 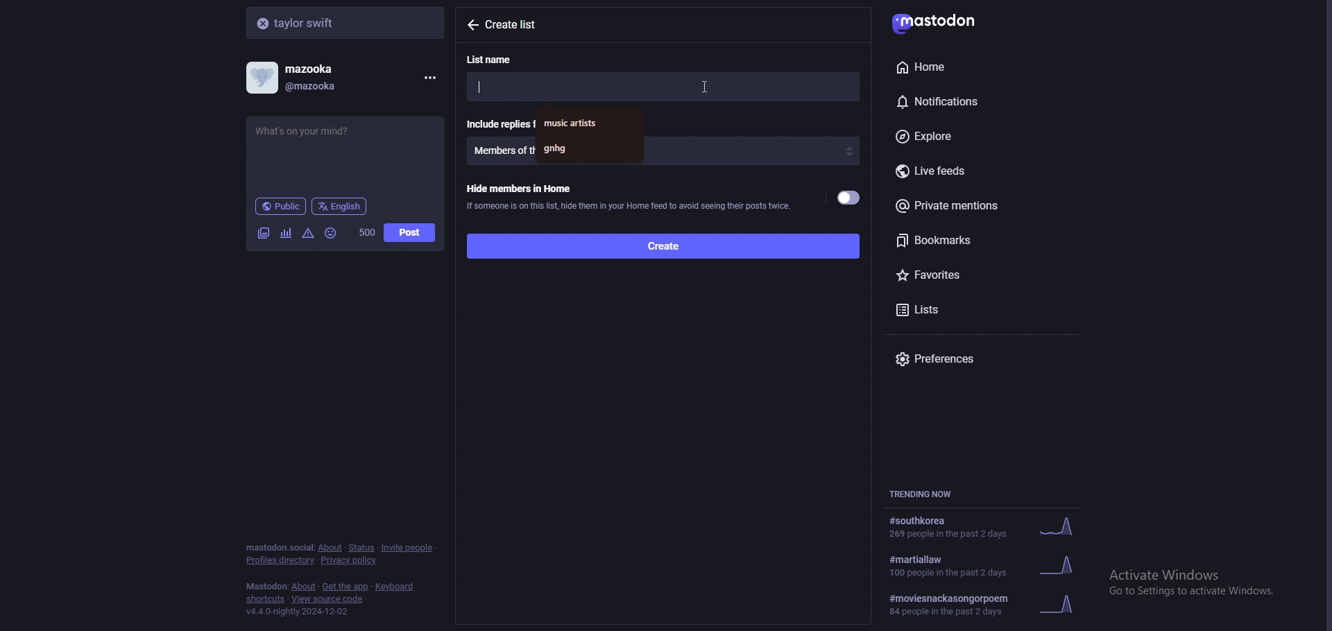 What do you see at coordinates (662, 245) in the screenshot?
I see `create` at bounding box center [662, 245].